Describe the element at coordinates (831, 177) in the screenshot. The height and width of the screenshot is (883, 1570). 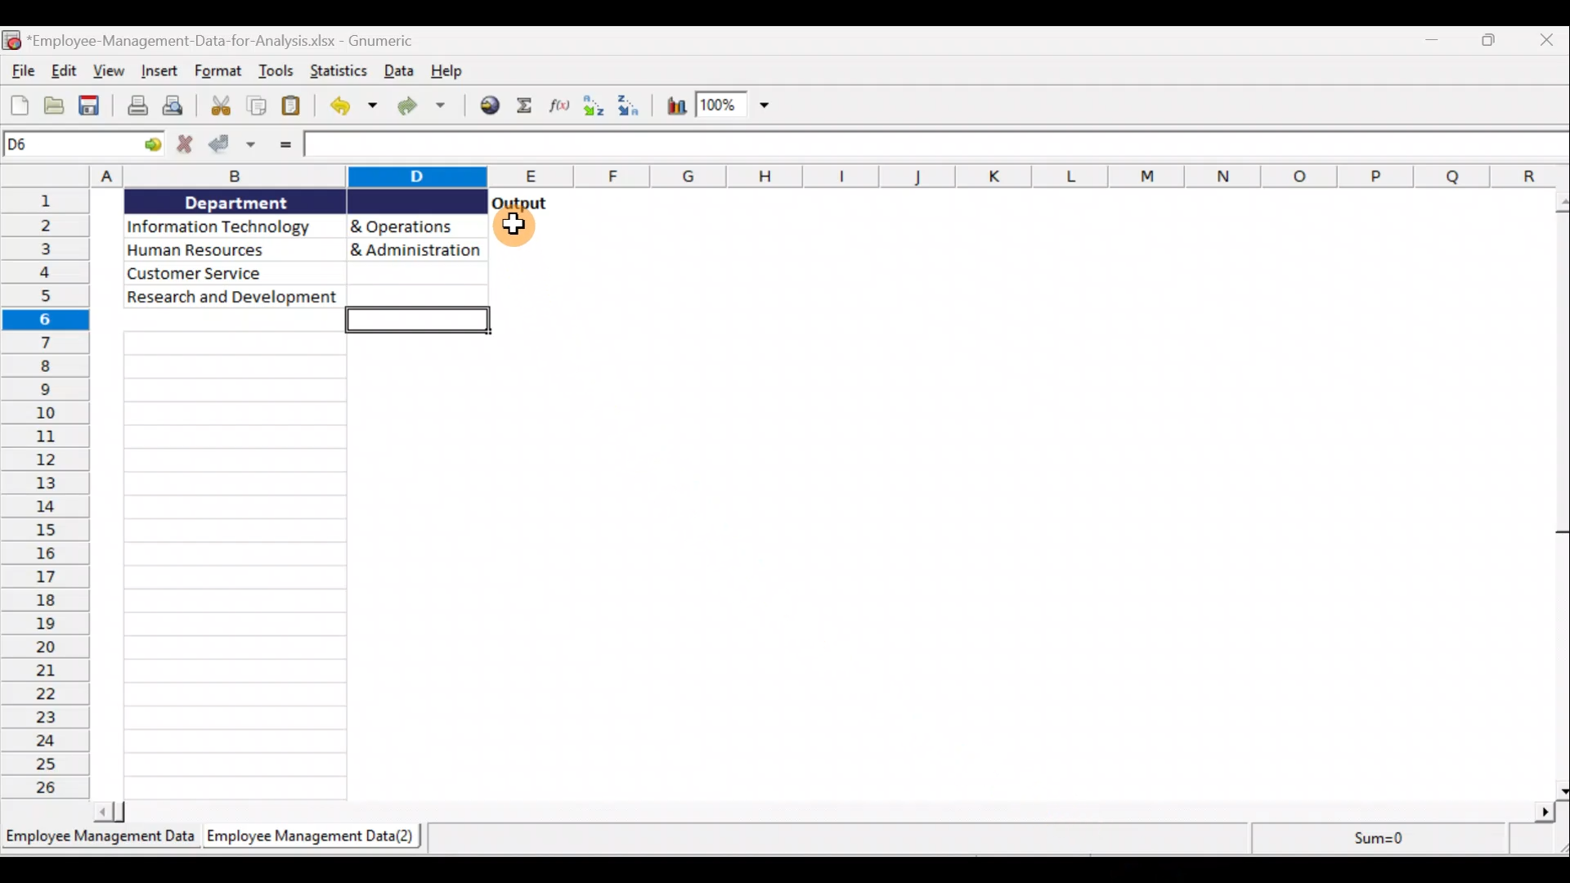
I see `Columns` at that location.